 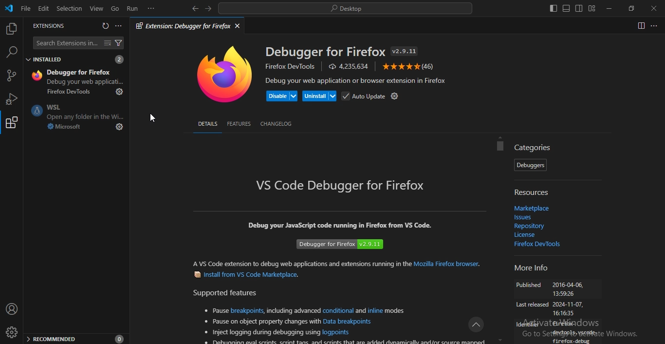 What do you see at coordinates (62, 127) in the screenshot?
I see `microsoft` at bounding box center [62, 127].